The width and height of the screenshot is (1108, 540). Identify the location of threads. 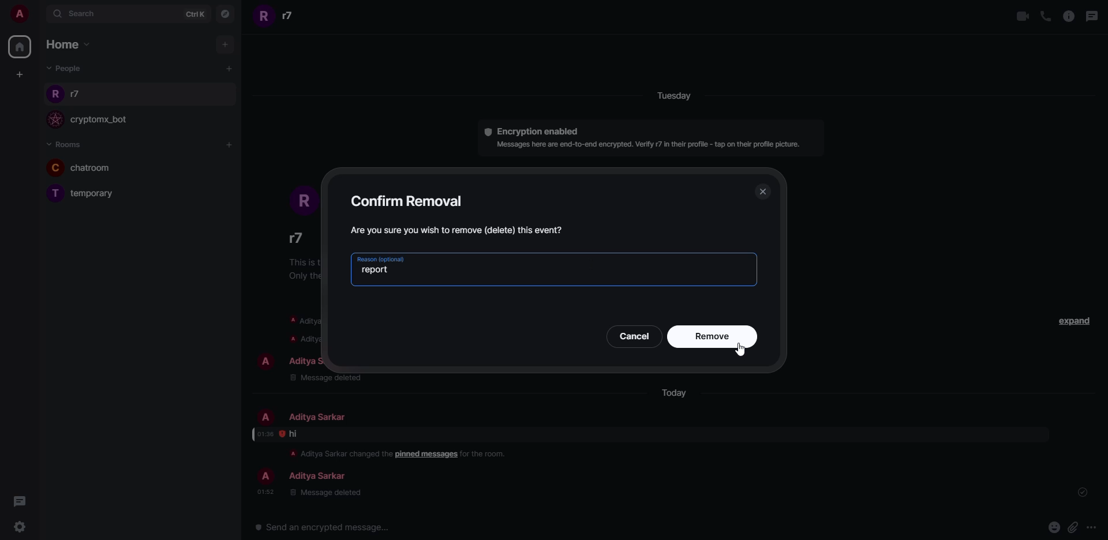
(1094, 16).